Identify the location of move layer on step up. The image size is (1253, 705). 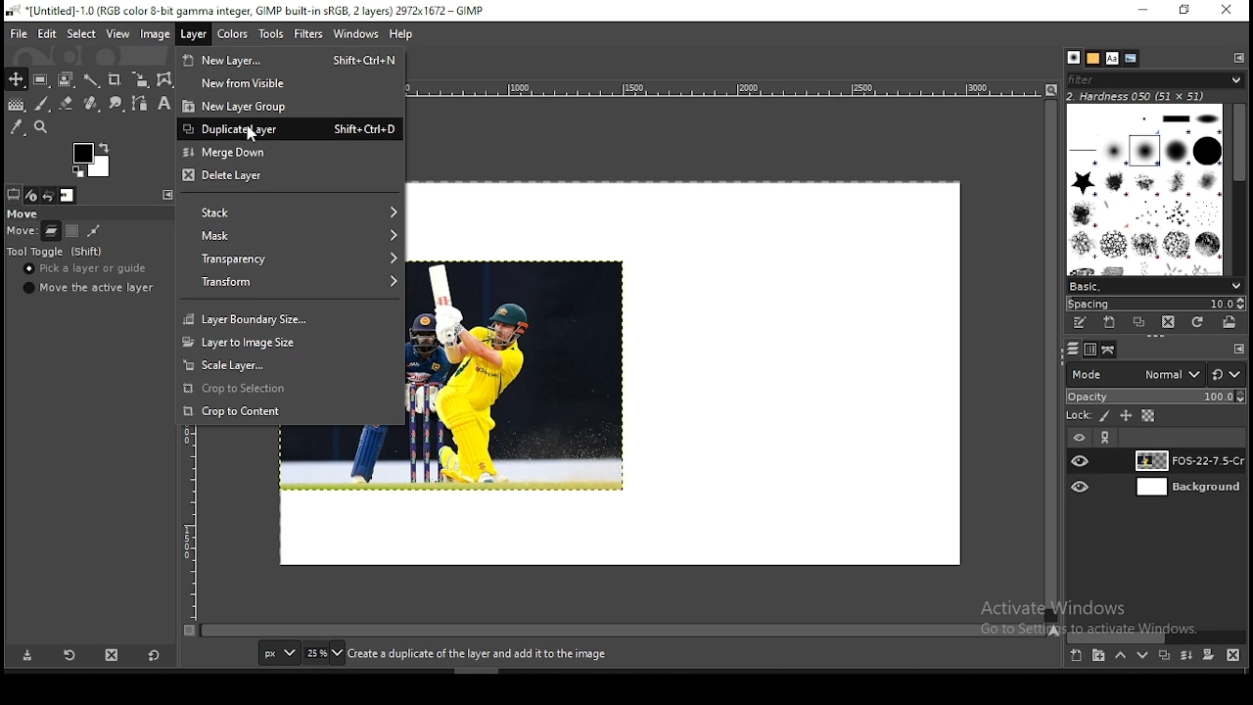
(1120, 657).